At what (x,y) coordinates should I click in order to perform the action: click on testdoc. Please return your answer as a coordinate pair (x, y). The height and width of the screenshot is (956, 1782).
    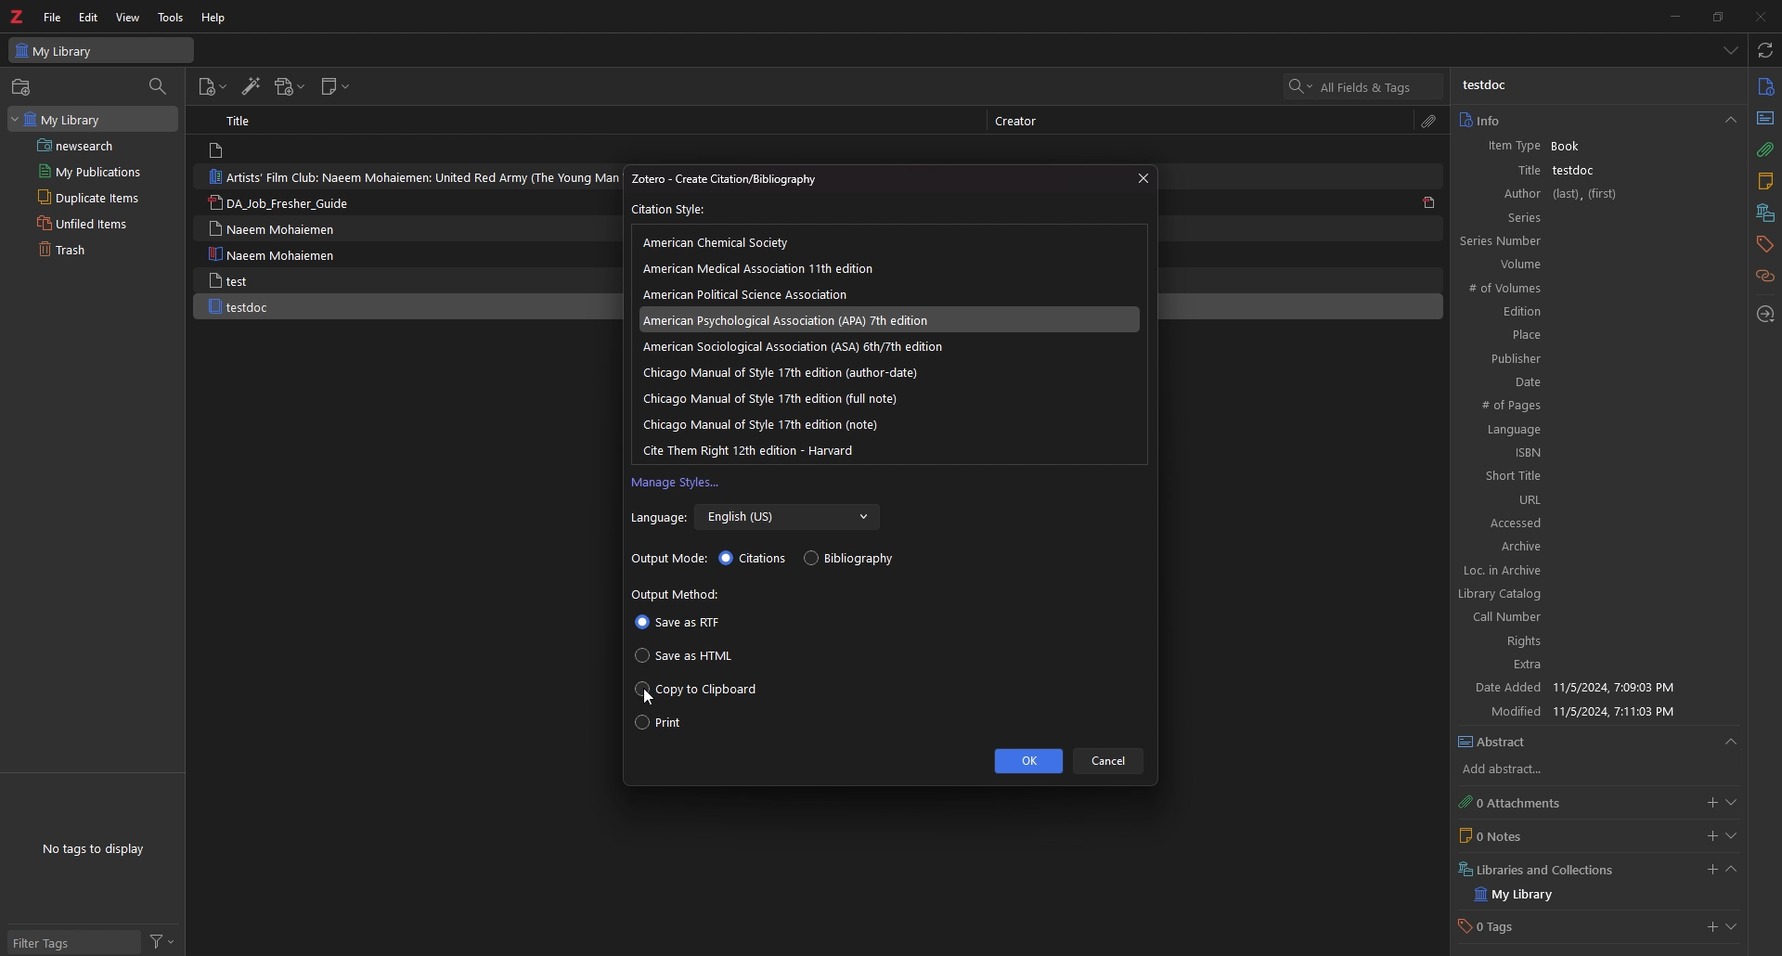
    Looking at the image, I should click on (1488, 85).